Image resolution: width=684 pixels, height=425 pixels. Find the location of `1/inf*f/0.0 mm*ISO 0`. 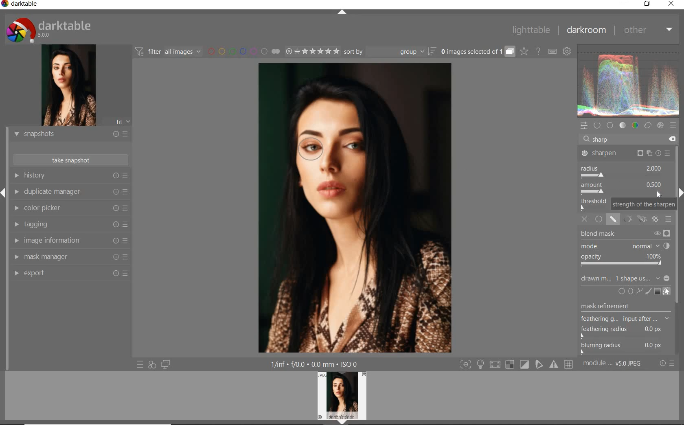

1/inf*f/0.0 mm*ISO 0 is located at coordinates (315, 364).